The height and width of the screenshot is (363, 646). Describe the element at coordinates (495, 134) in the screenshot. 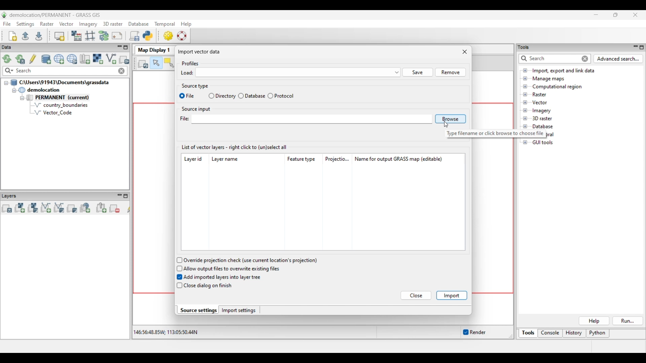

I see `Description of Browse button` at that location.